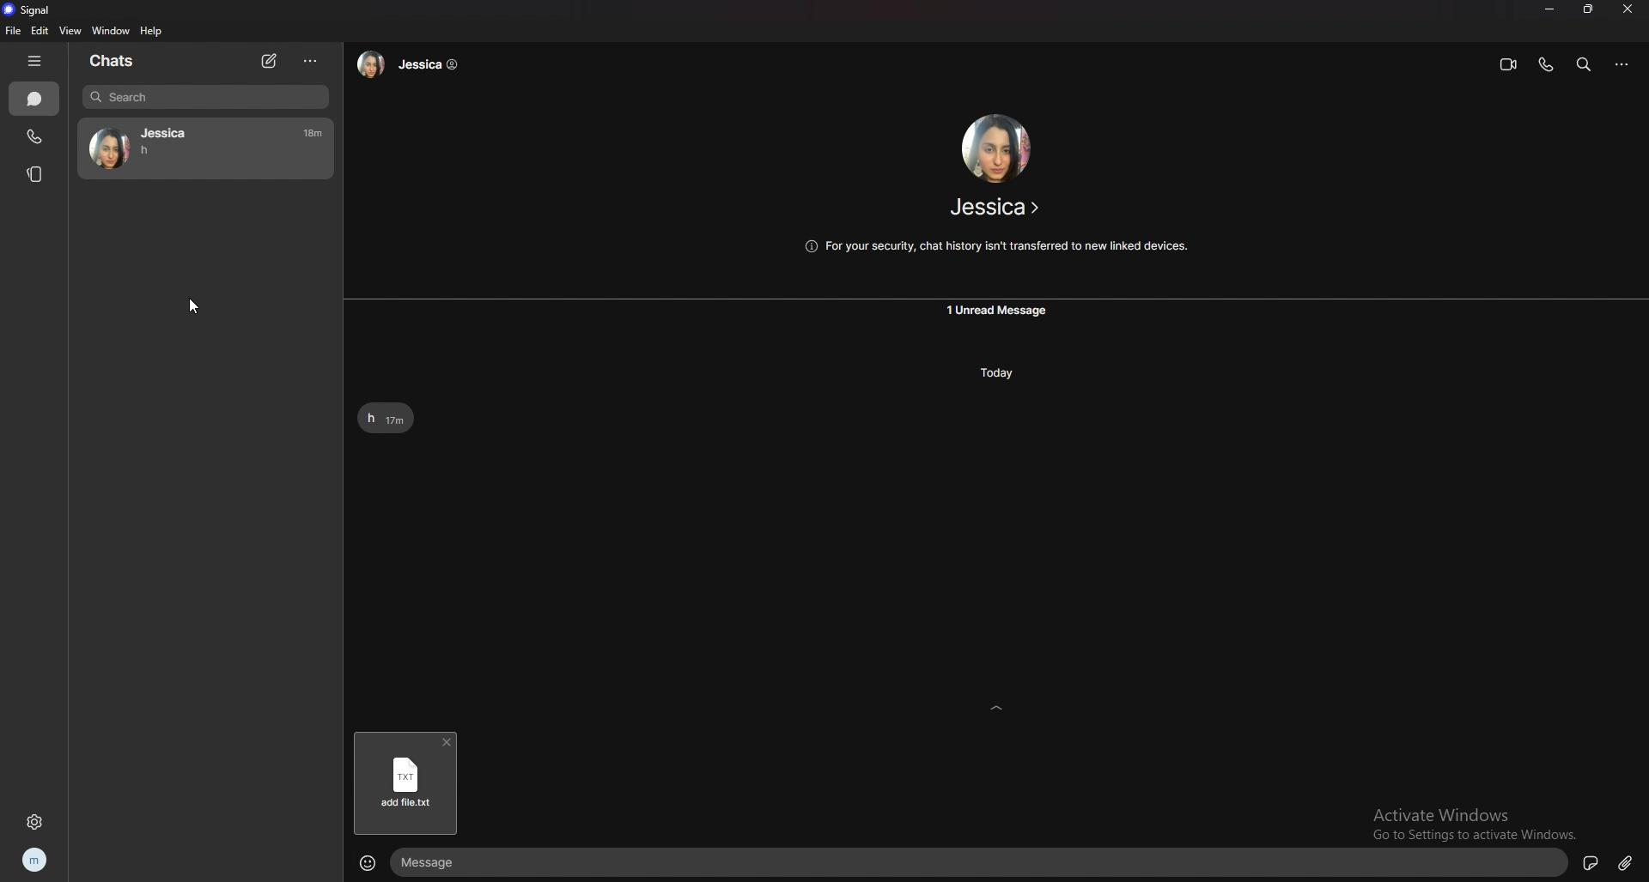  What do you see at coordinates (13, 31) in the screenshot?
I see `file` at bounding box center [13, 31].